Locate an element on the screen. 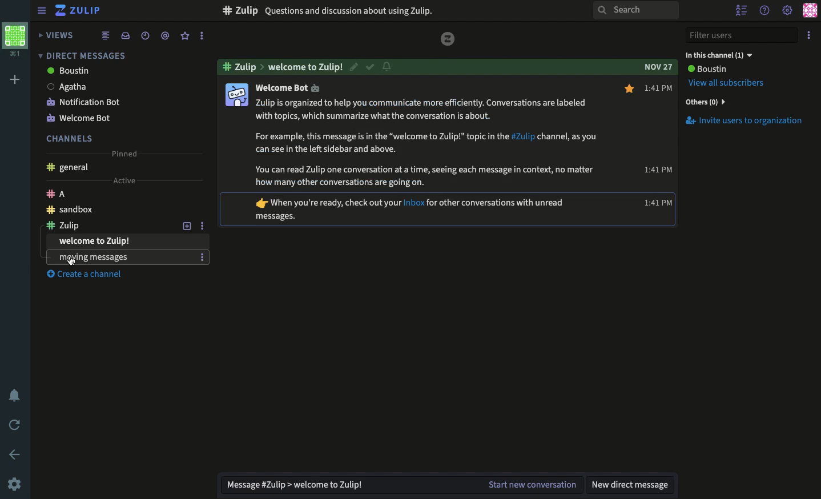  zulip logo is located at coordinates (448, 39).